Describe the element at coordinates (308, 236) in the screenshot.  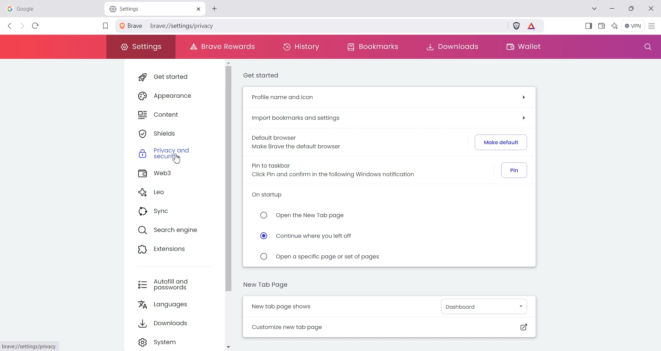
I see `Enable continue where you left off` at that location.